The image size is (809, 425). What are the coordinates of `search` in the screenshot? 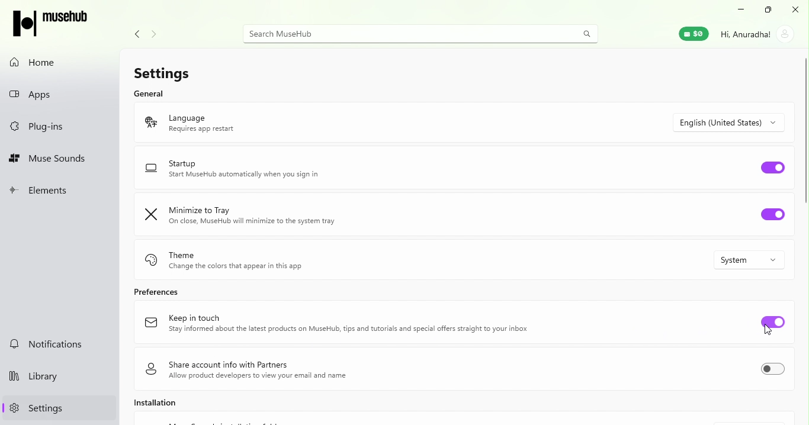 It's located at (588, 34).